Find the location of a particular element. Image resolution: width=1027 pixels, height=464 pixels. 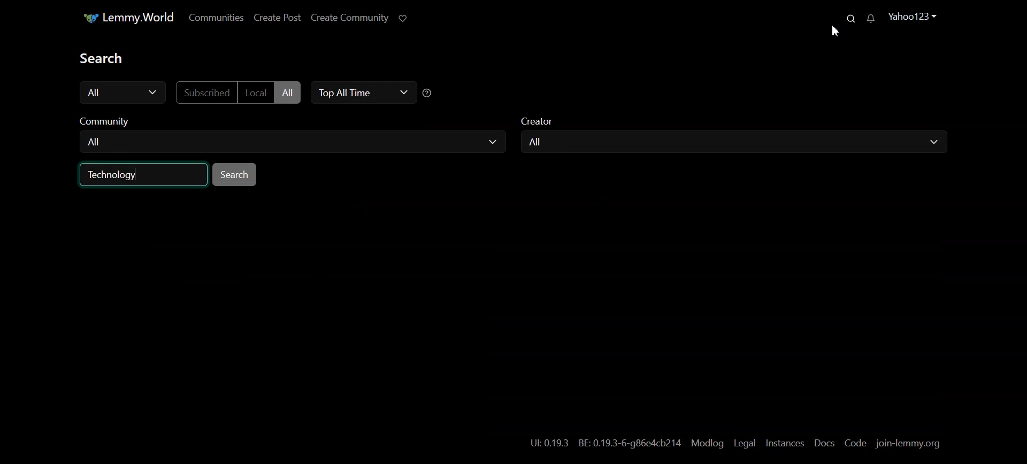

Search is located at coordinates (848, 19).